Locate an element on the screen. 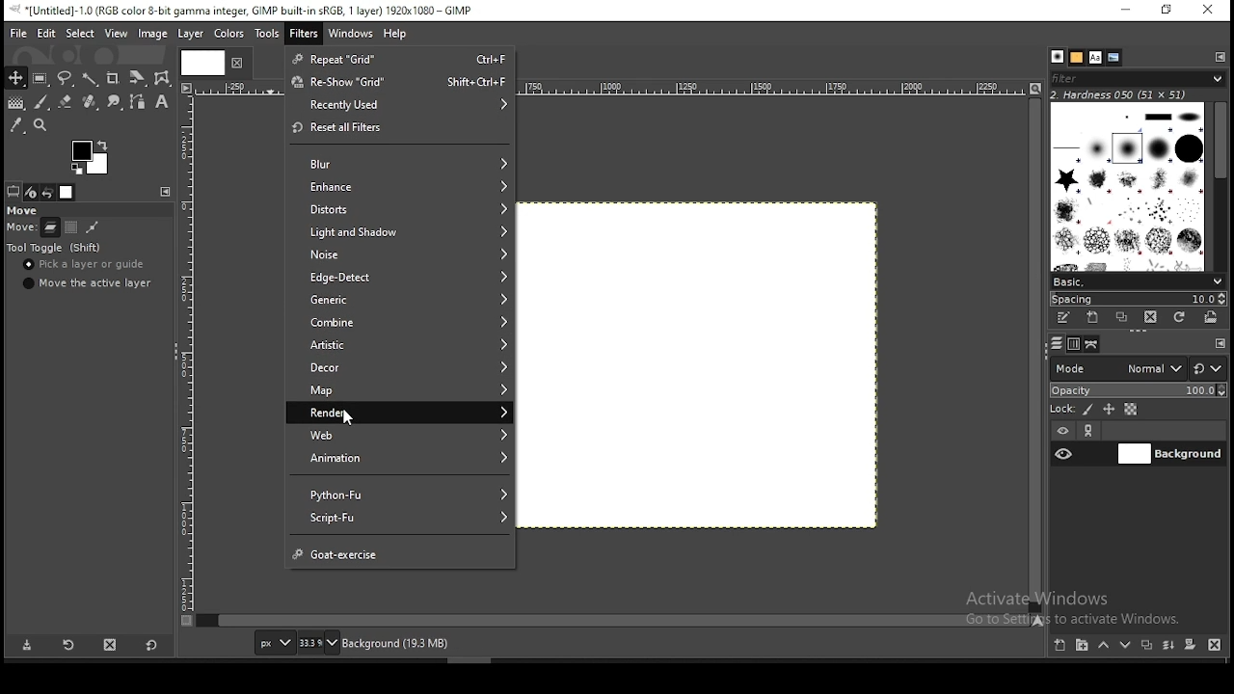 The width and height of the screenshot is (1234, 694). view is located at coordinates (116, 32).